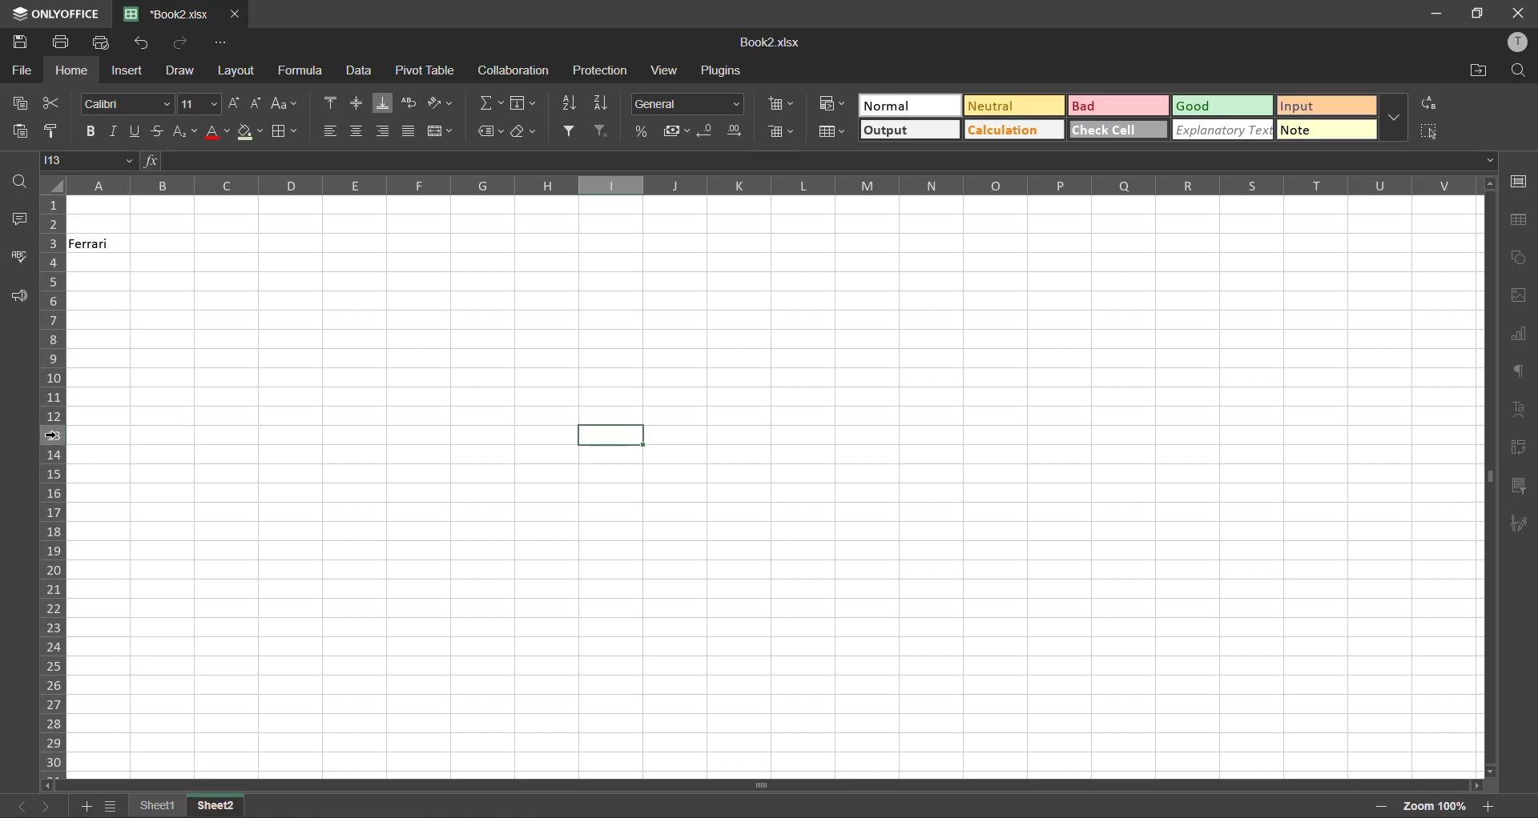 The width and height of the screenshot is (1538, 818). I want to click on input, so click(1324, 105).